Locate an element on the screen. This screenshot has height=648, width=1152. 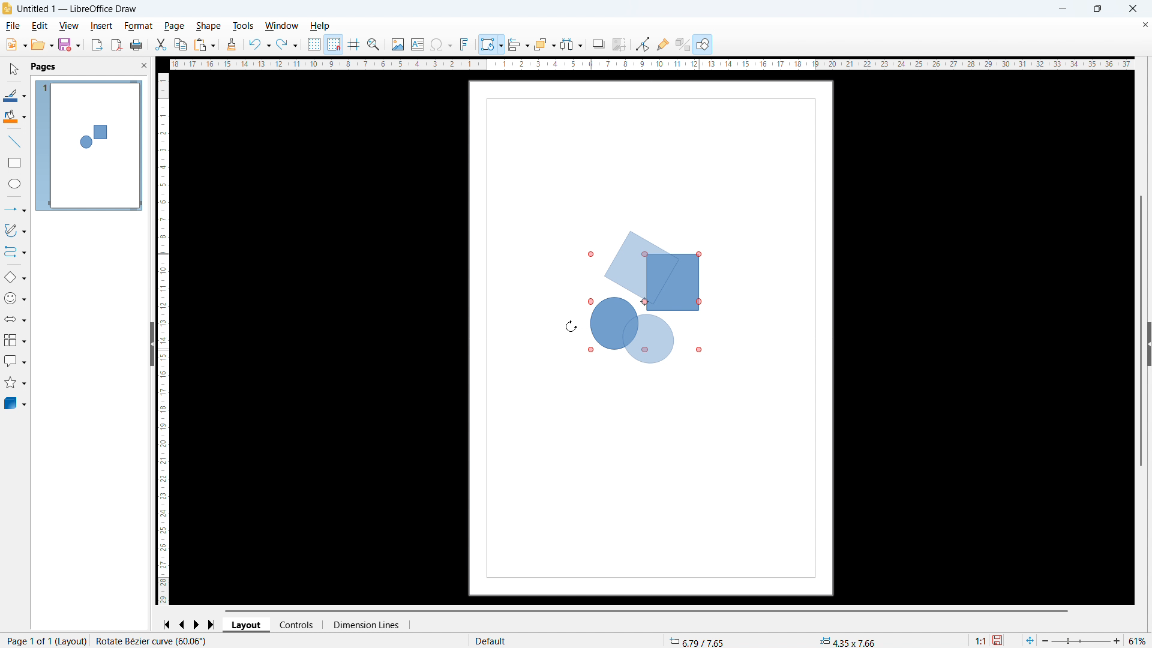
Layout  is located at coordinates (247, 625).